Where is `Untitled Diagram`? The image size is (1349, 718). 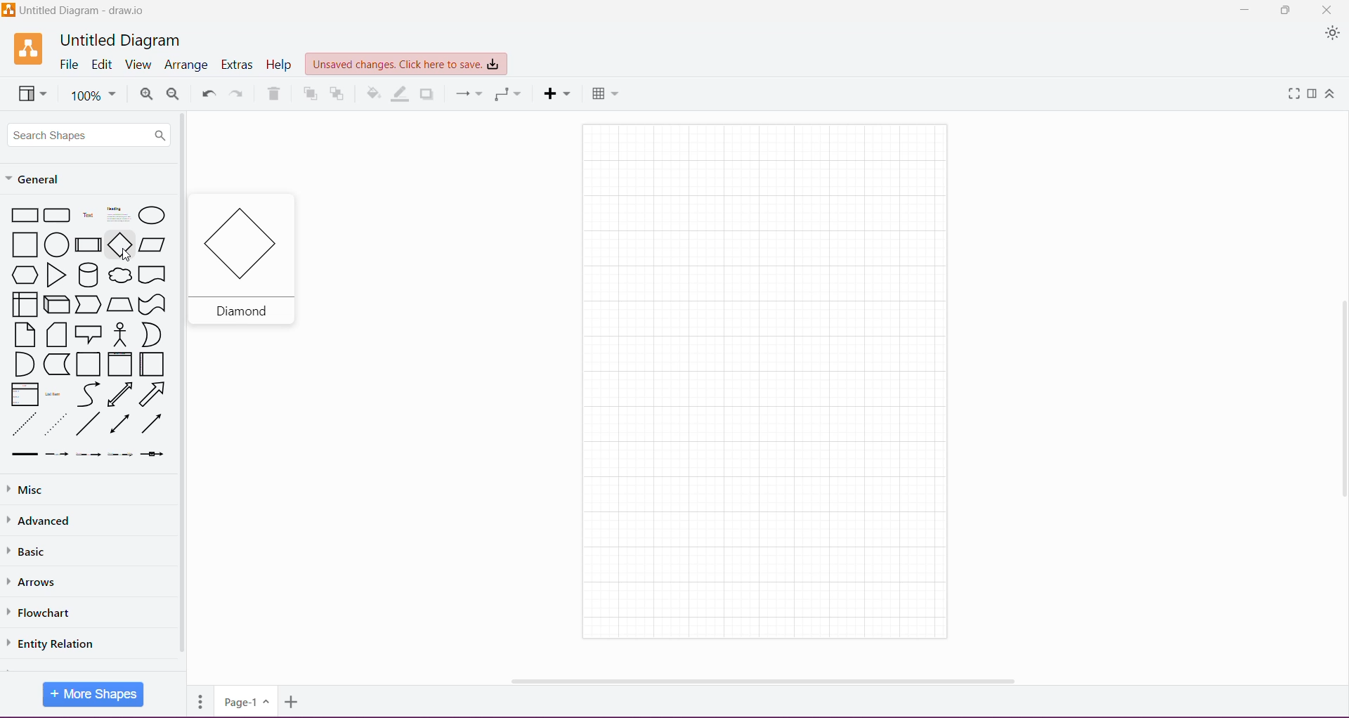
Untitled Diagram is located at coordinates (120, 39).